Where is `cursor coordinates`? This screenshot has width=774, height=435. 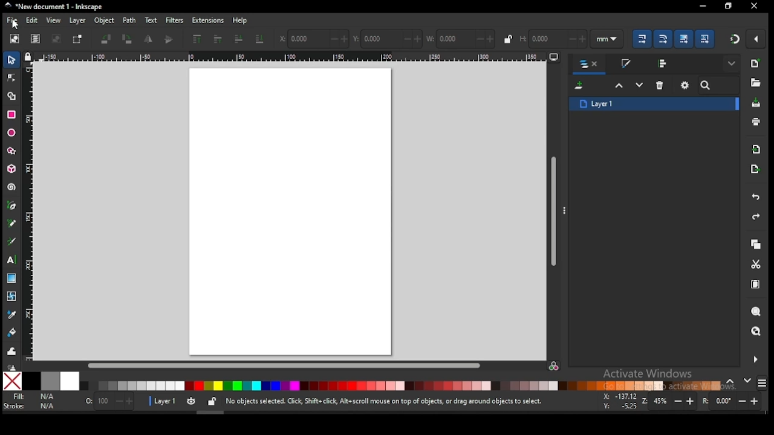 cursor coordinates is located at coordinates (619, 400).